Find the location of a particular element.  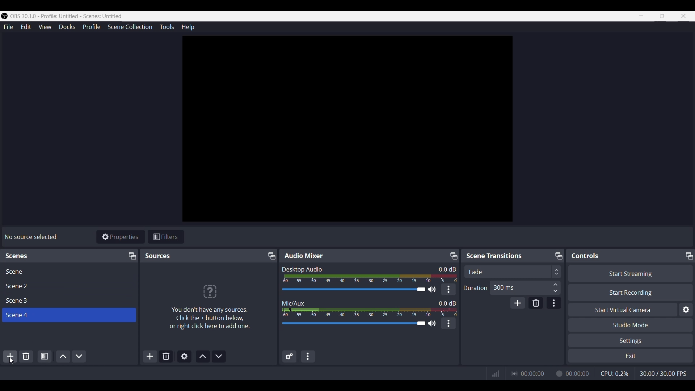

More is located at coordinates (448, 323).